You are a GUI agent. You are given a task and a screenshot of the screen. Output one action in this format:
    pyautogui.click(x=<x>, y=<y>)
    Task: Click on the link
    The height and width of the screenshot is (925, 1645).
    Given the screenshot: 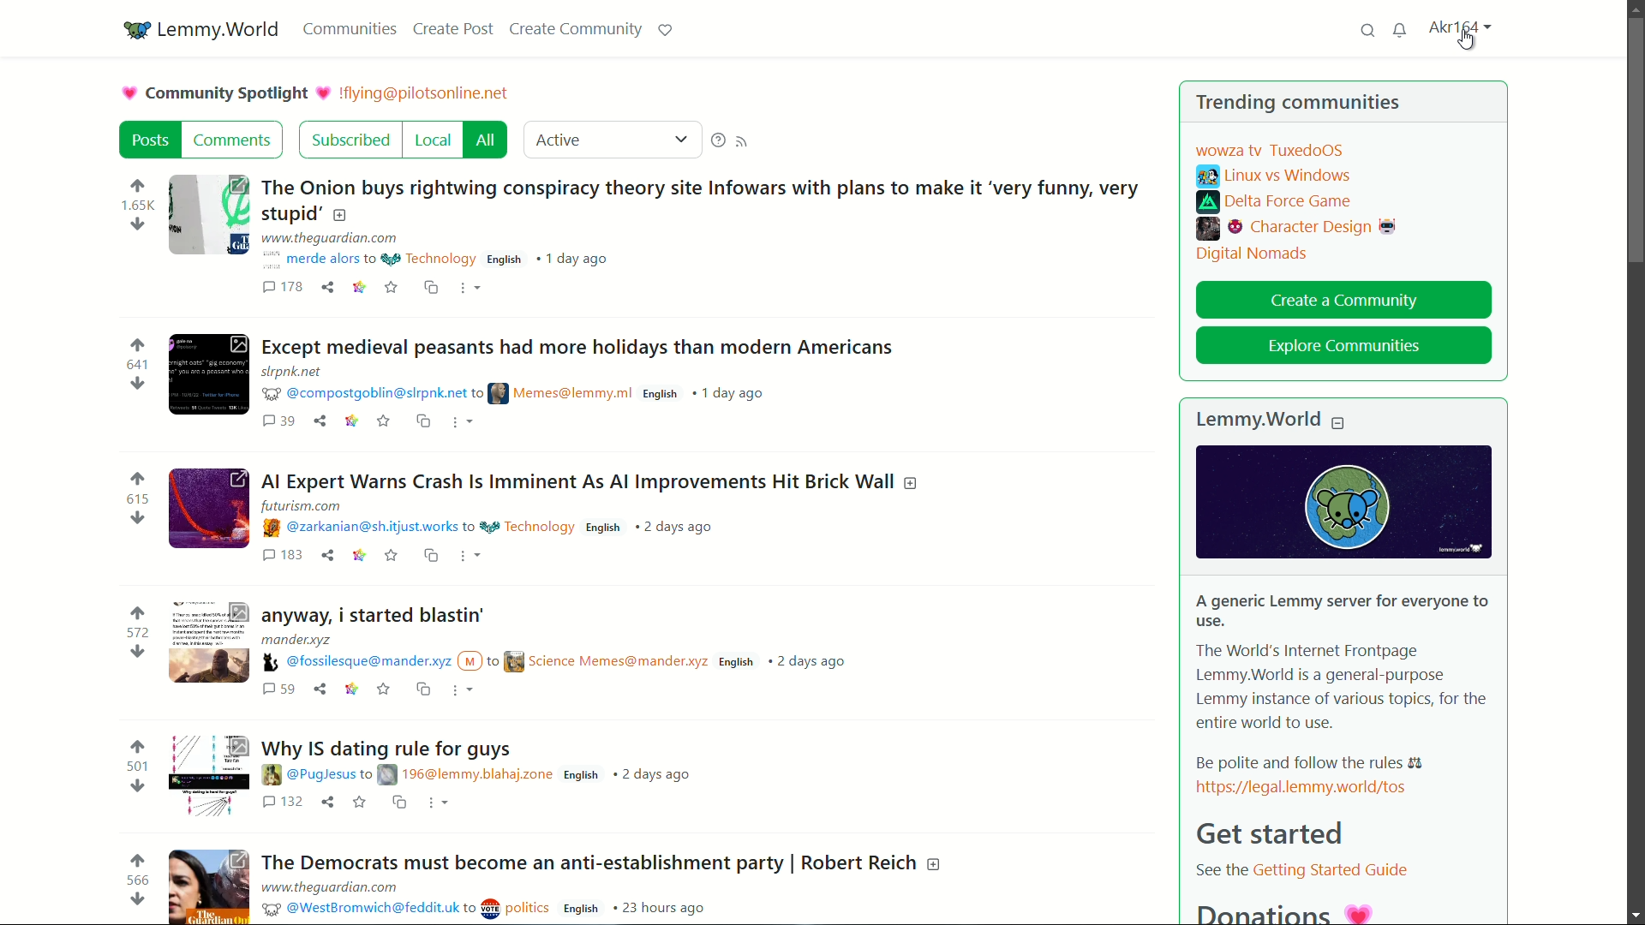 What is the action you would take?
    pyautogui.click(x=357, y=287)
    